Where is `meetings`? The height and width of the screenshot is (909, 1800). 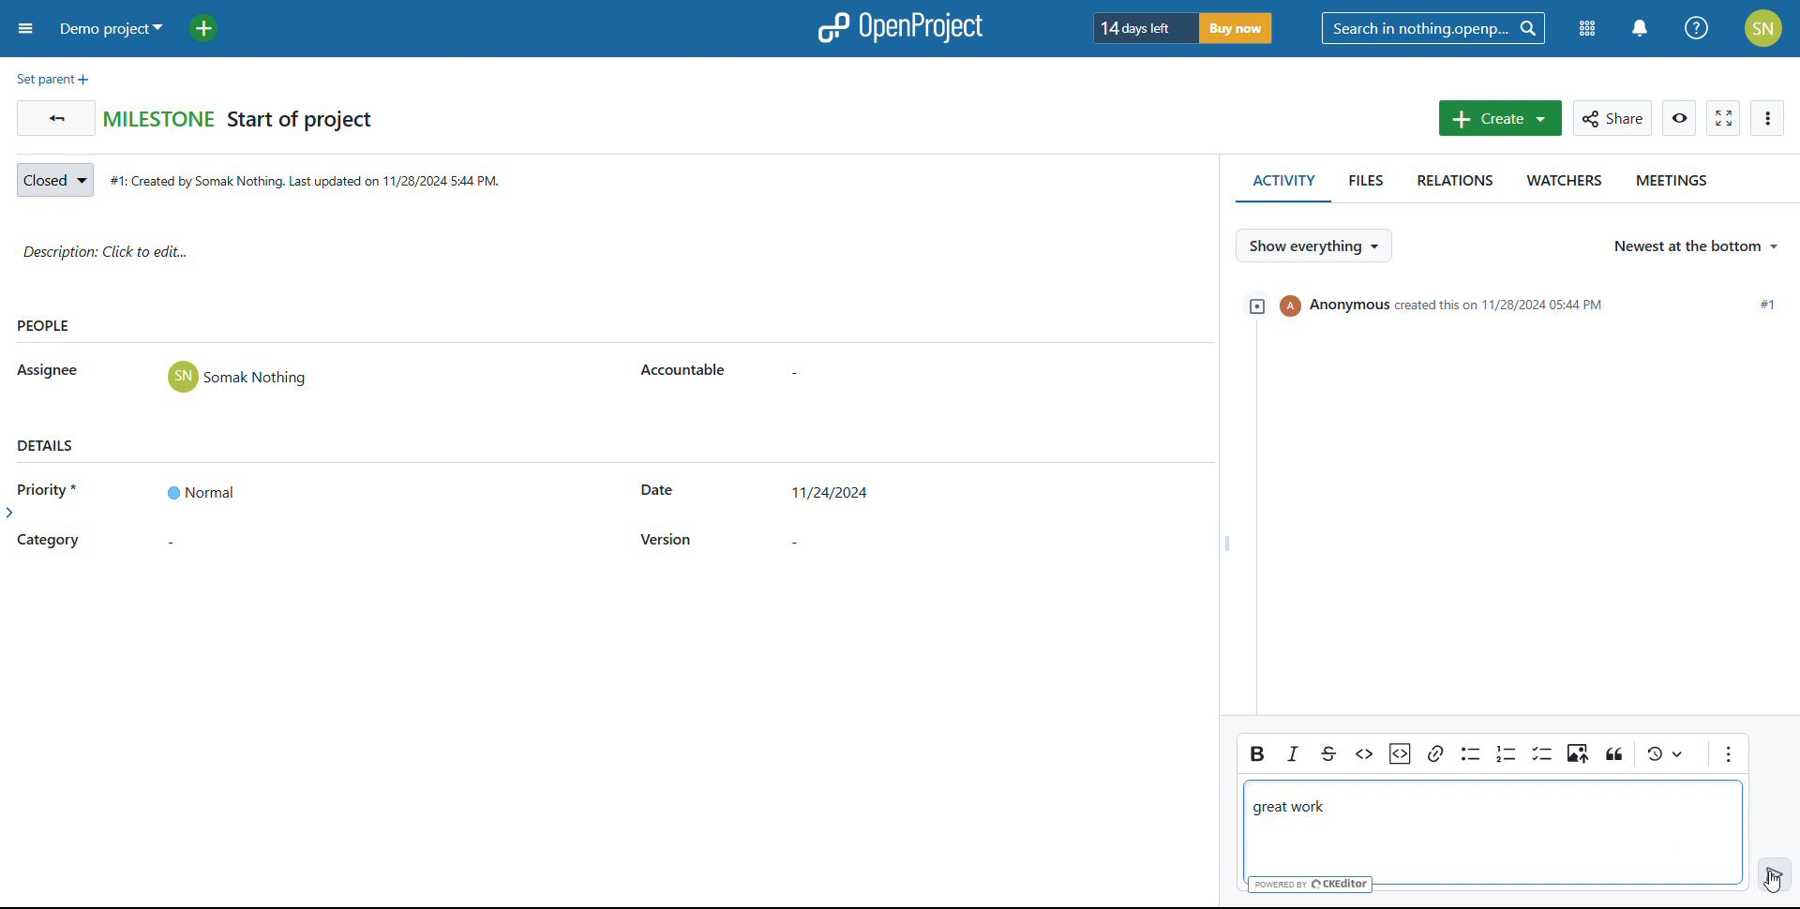 meetings is located at coordinates (1675, 185).